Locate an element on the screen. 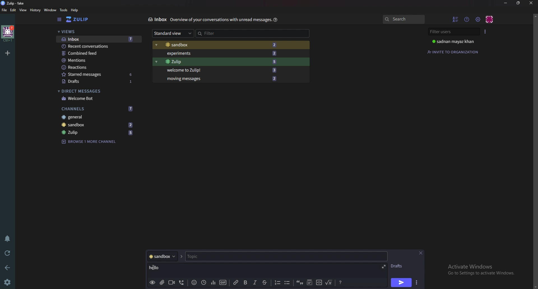 Image resolution: width=538 pixels, height=289 pixels. send options is located at coordinates (418, 282).